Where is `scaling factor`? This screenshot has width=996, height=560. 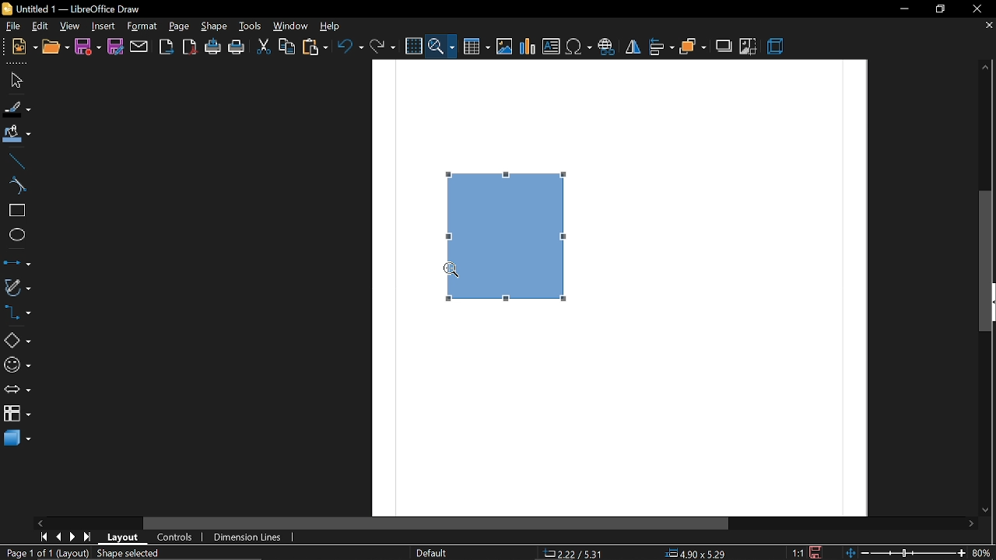
scaling factor is located at coordinates (799, 551).